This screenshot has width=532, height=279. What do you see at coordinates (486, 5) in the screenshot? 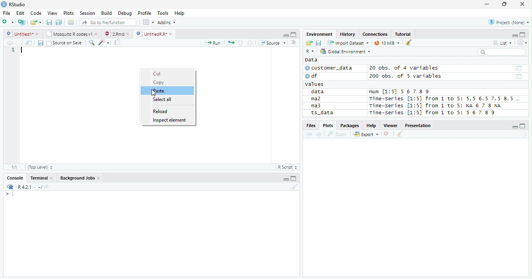
I see `Minimize` at bounding box center [486, 5].